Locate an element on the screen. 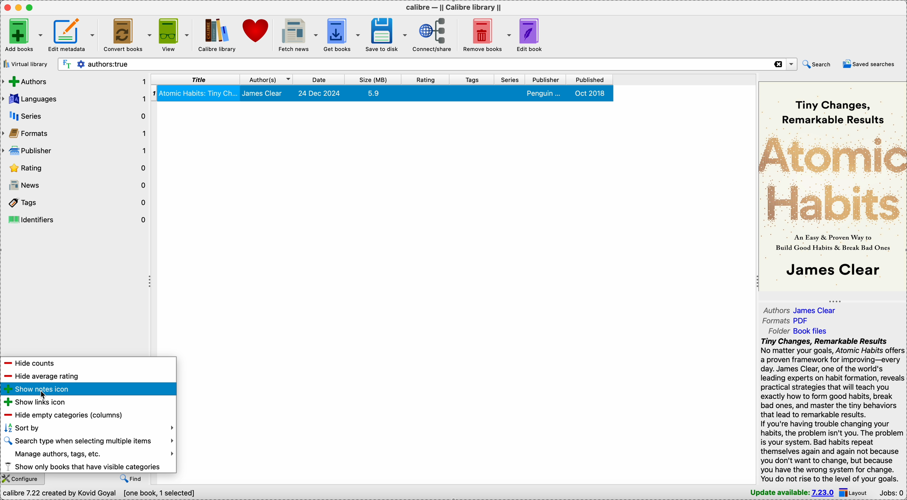   show notes icon is located at coordinates (88, 389).